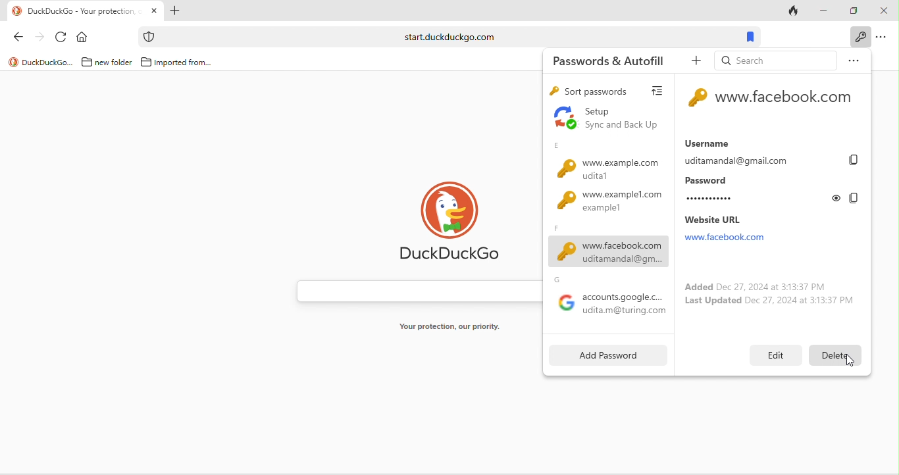 This screenshot has width=899, height=475. Describe the element at coordinates (859, 37) in the screenshot. I see `password and autofill` at that location.